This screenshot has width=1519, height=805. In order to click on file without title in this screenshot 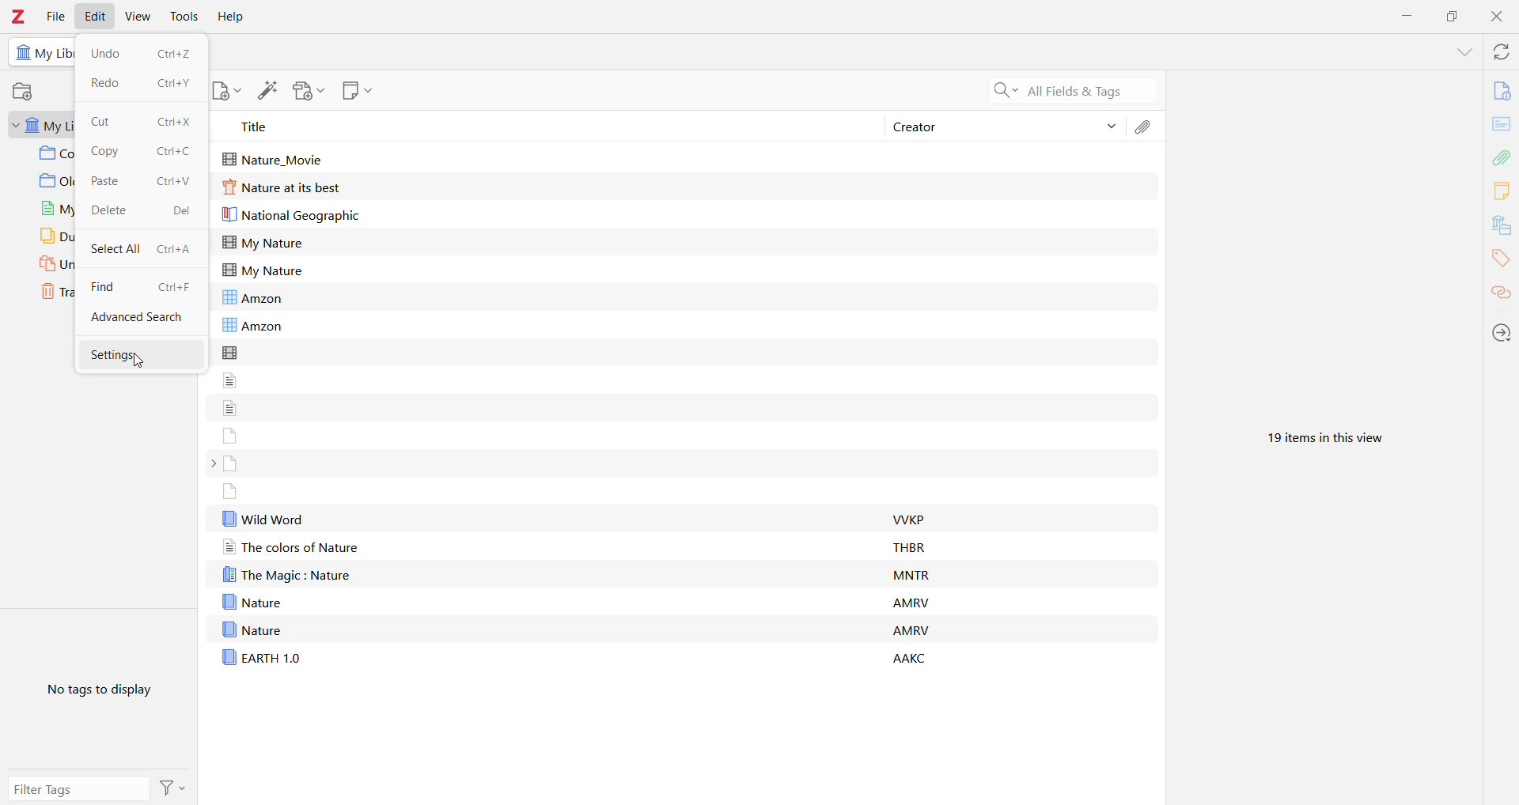, I will do `click(230, 406)`.